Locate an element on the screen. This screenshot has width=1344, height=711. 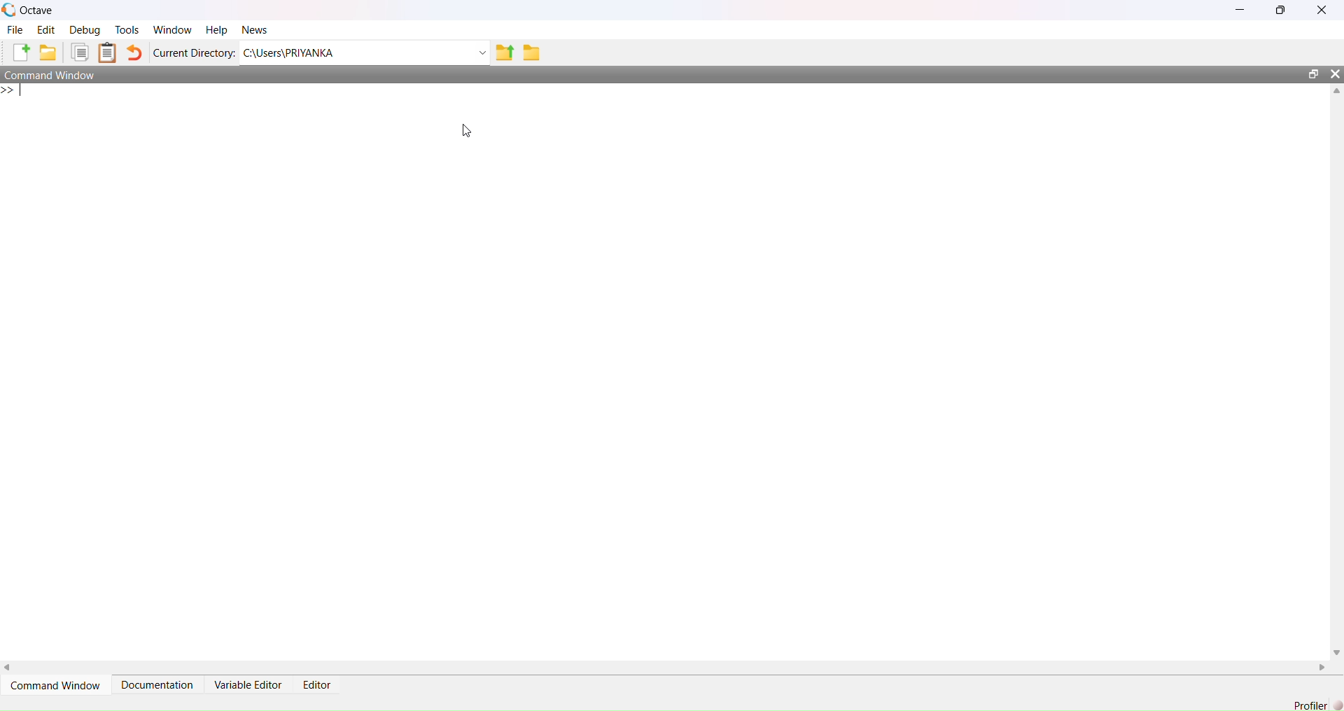
Left is located at coordinates (12, 664).